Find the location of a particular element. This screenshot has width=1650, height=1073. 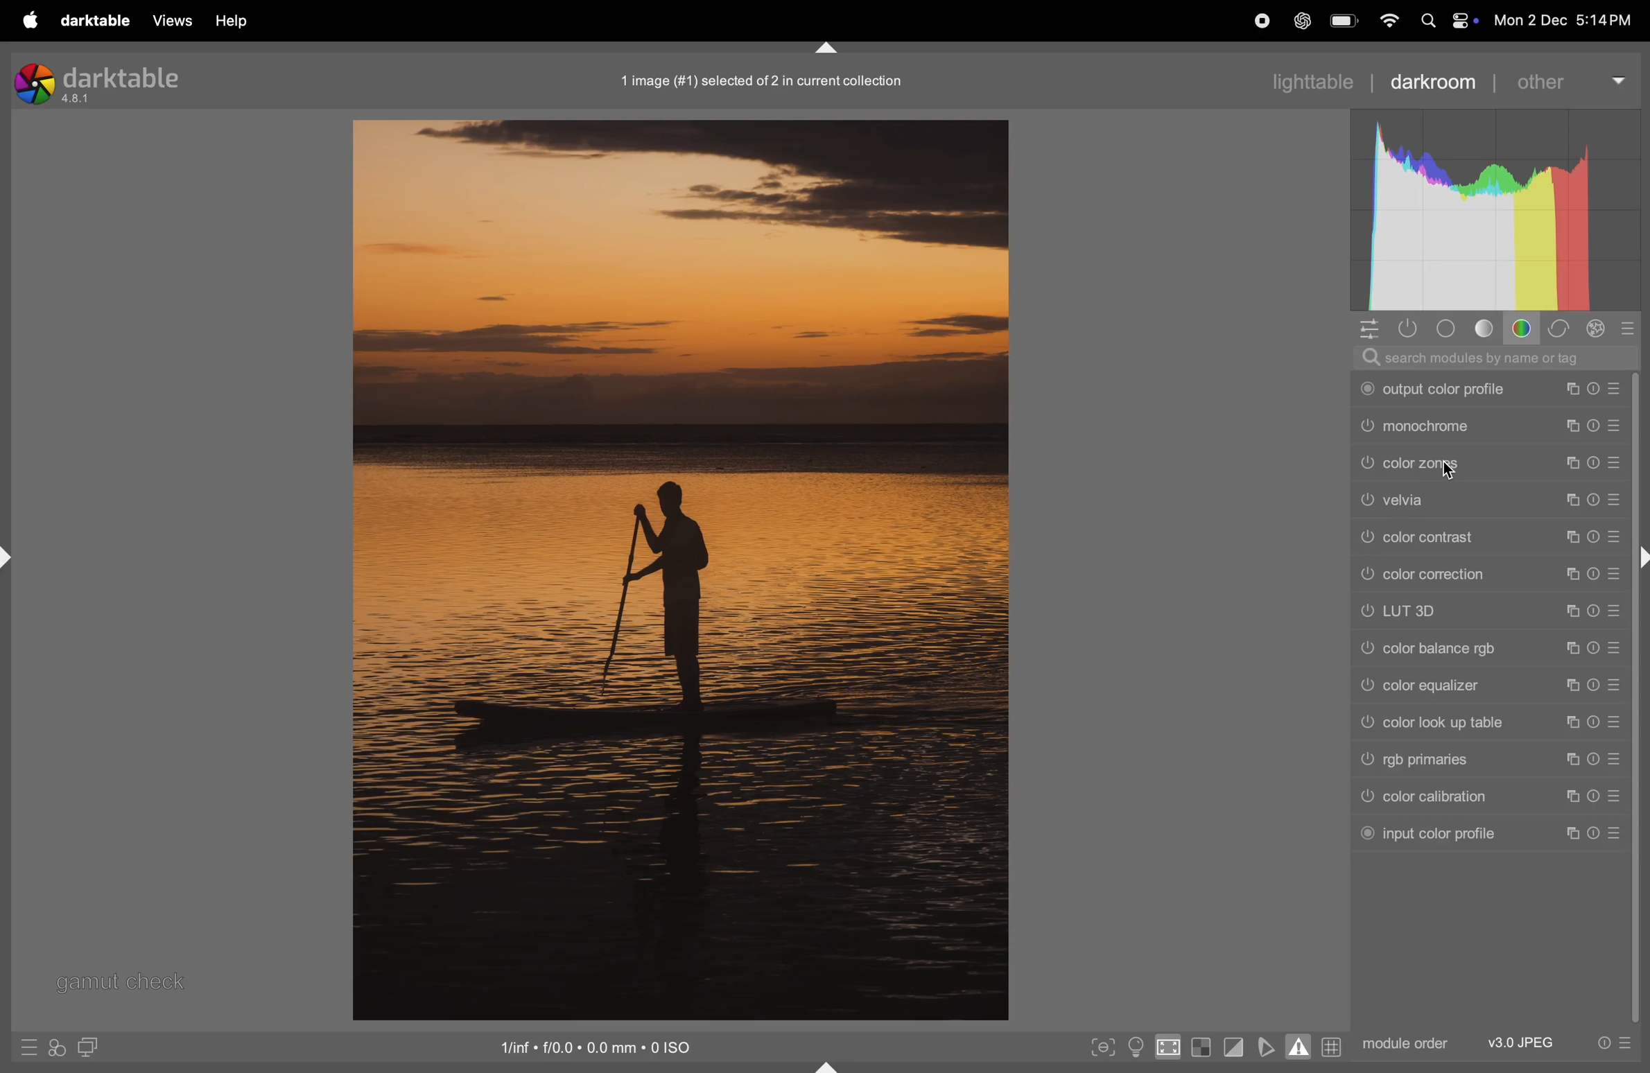

Timer is located at coordinates (1594, 760).